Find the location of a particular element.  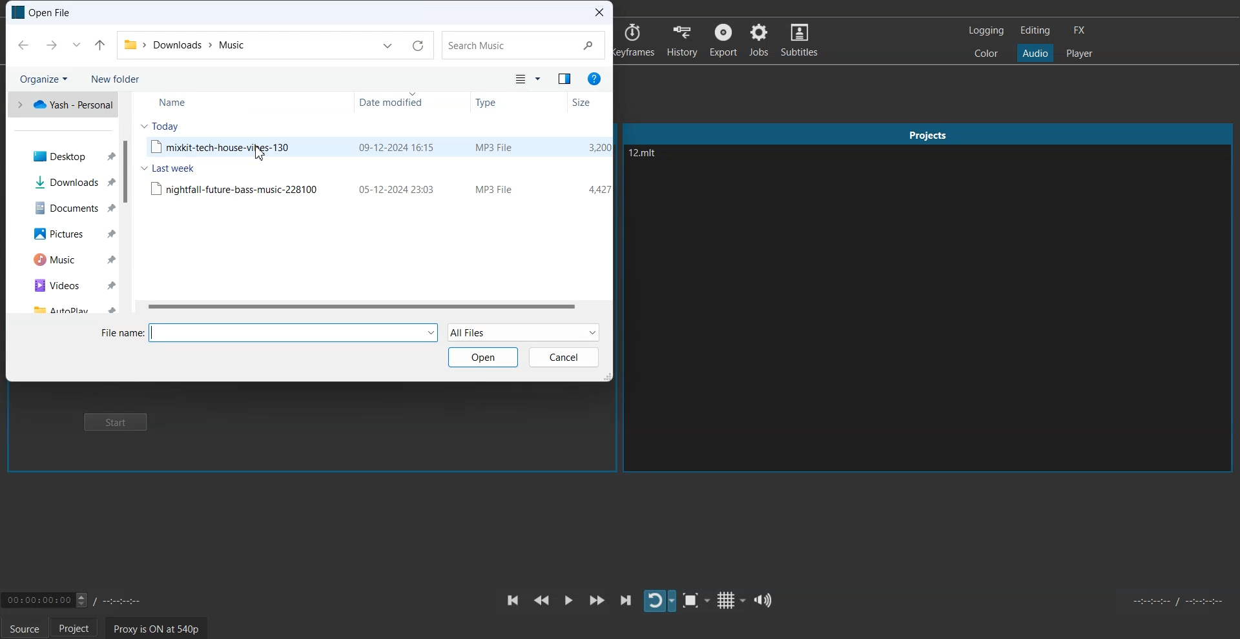

Enter File Name is located at coordinates (269, 332).